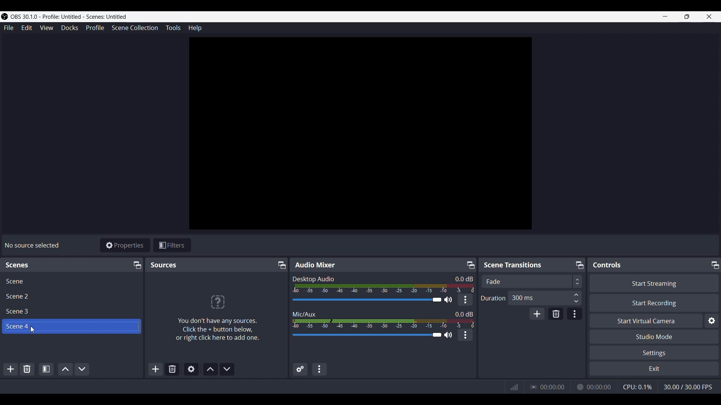 This screenshot has height=405, width=721. What do you see at coordinates (45, 368) in the screenshot?
I see `Open scene filters` at bounding box center [45, 368].